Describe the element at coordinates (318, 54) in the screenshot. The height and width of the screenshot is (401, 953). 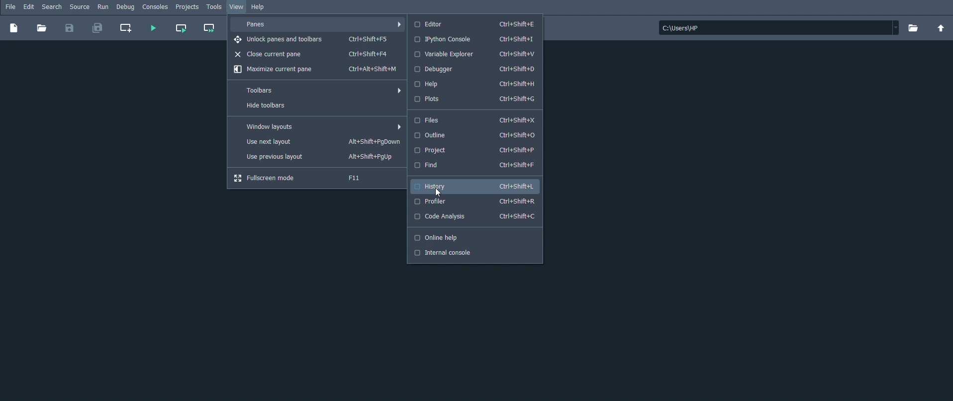
I see `Close current pane` at that location.